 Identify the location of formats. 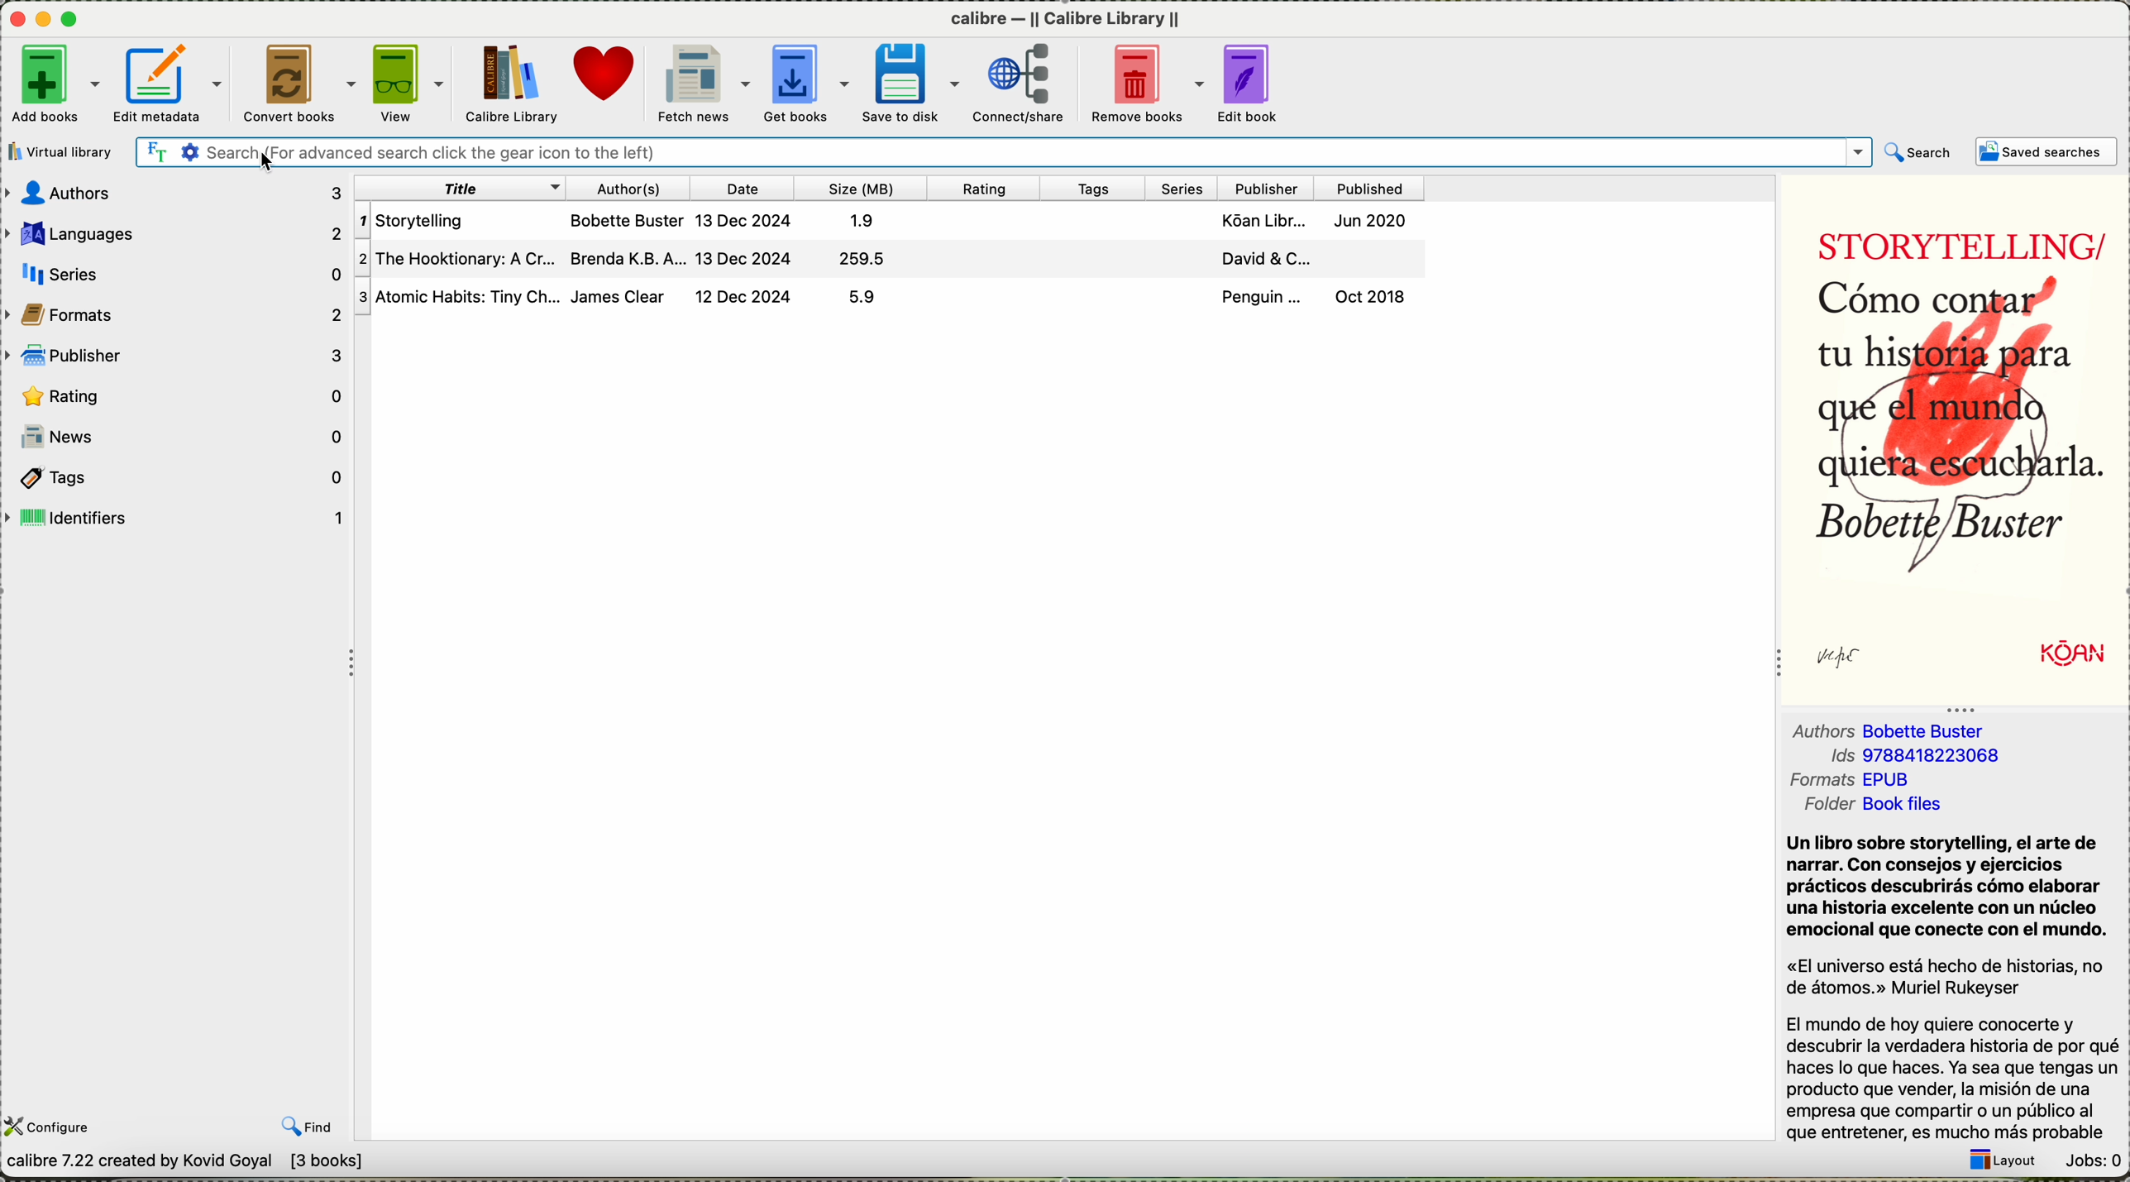
(177, 315).